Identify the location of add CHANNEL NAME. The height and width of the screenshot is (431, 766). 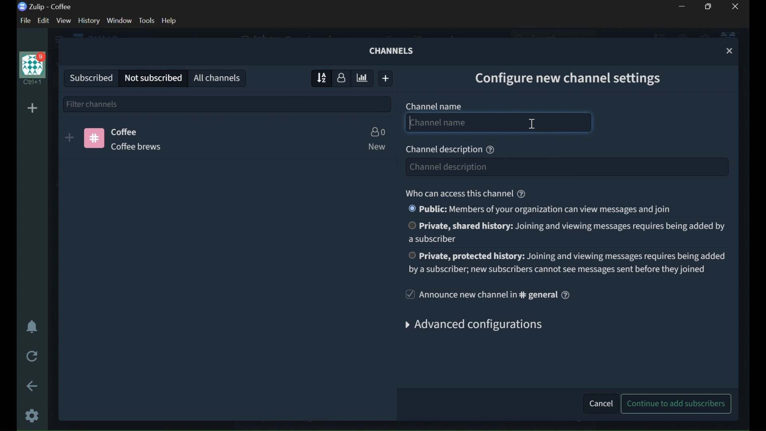
(499, 123).